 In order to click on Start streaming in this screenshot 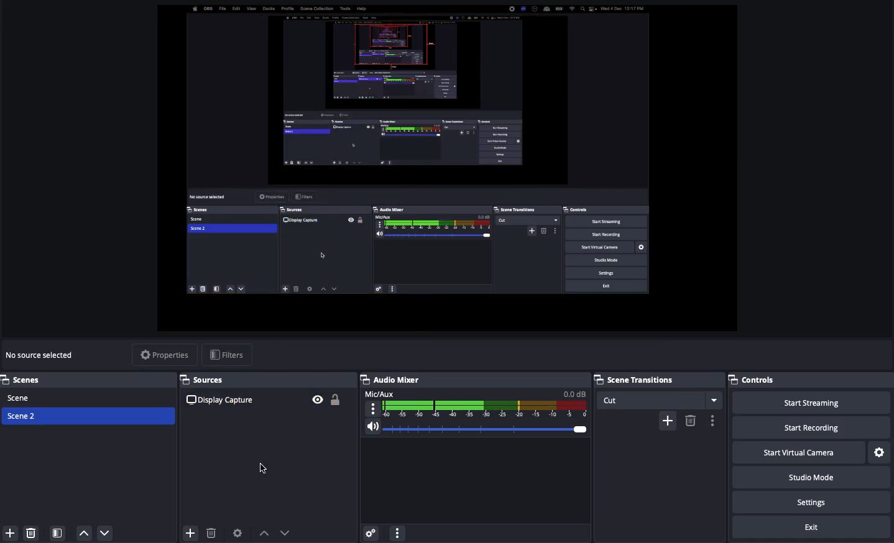, I will do `click(811, 403)`.